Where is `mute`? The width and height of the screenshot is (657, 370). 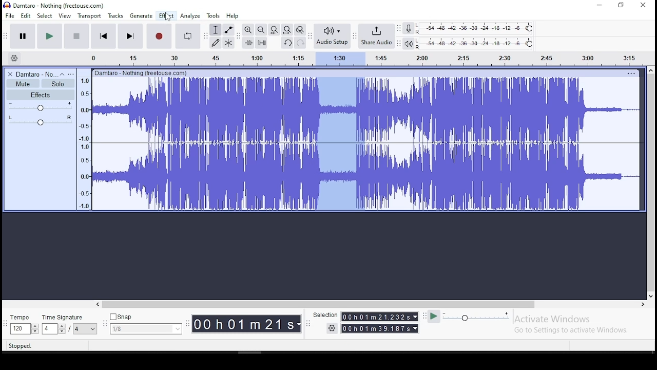
mute is located at coordinates (23, 84).